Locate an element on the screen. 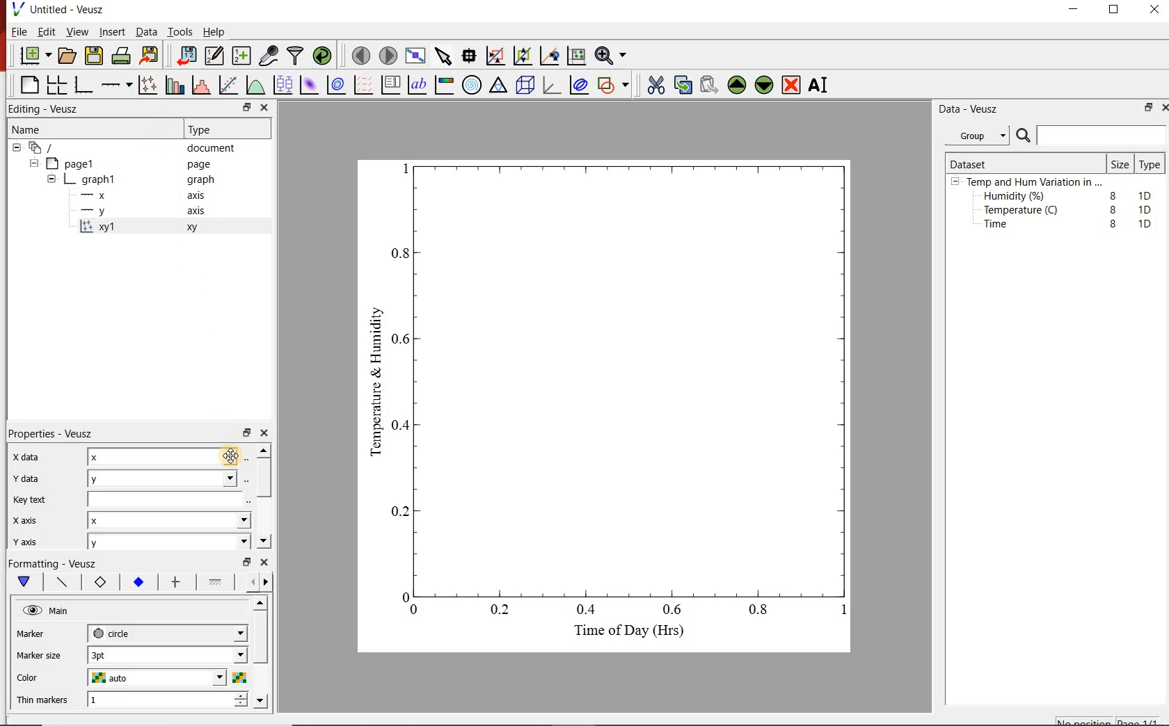 This screenshot has height=726, width=1169. Main is located at coordinates (69, 613).